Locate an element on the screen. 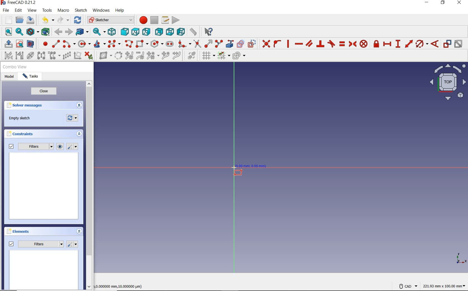 This screenshot has height=291, width=468. show/hide all listed constraints from3D view is located at coordinates (60, 147).